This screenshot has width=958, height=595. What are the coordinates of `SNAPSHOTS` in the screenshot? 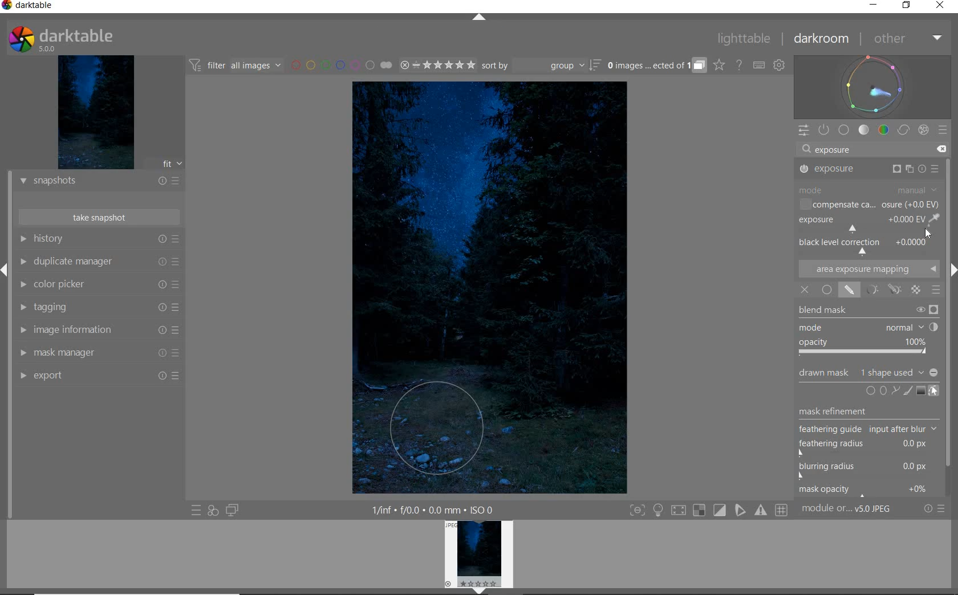 It's located at (99, 182).